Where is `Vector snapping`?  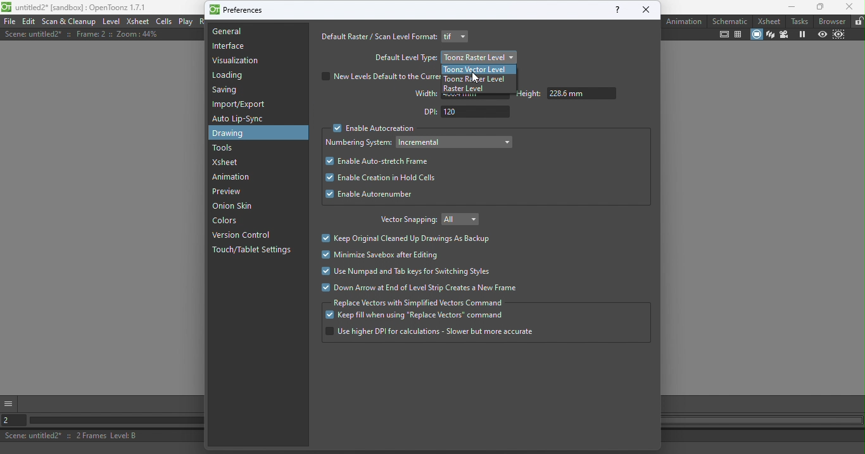
Vector snapping is located at coordinates (406, 221).